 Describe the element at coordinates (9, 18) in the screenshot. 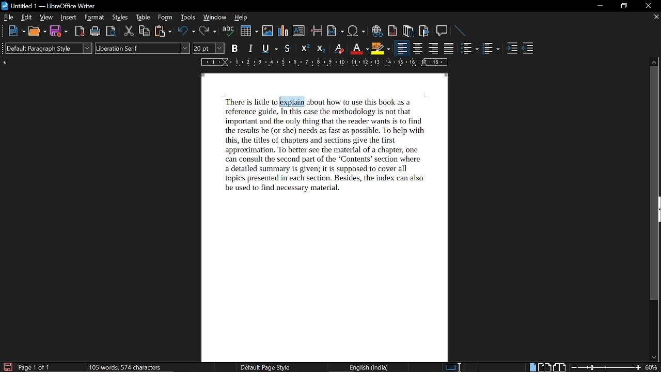

I see `file` at that location.